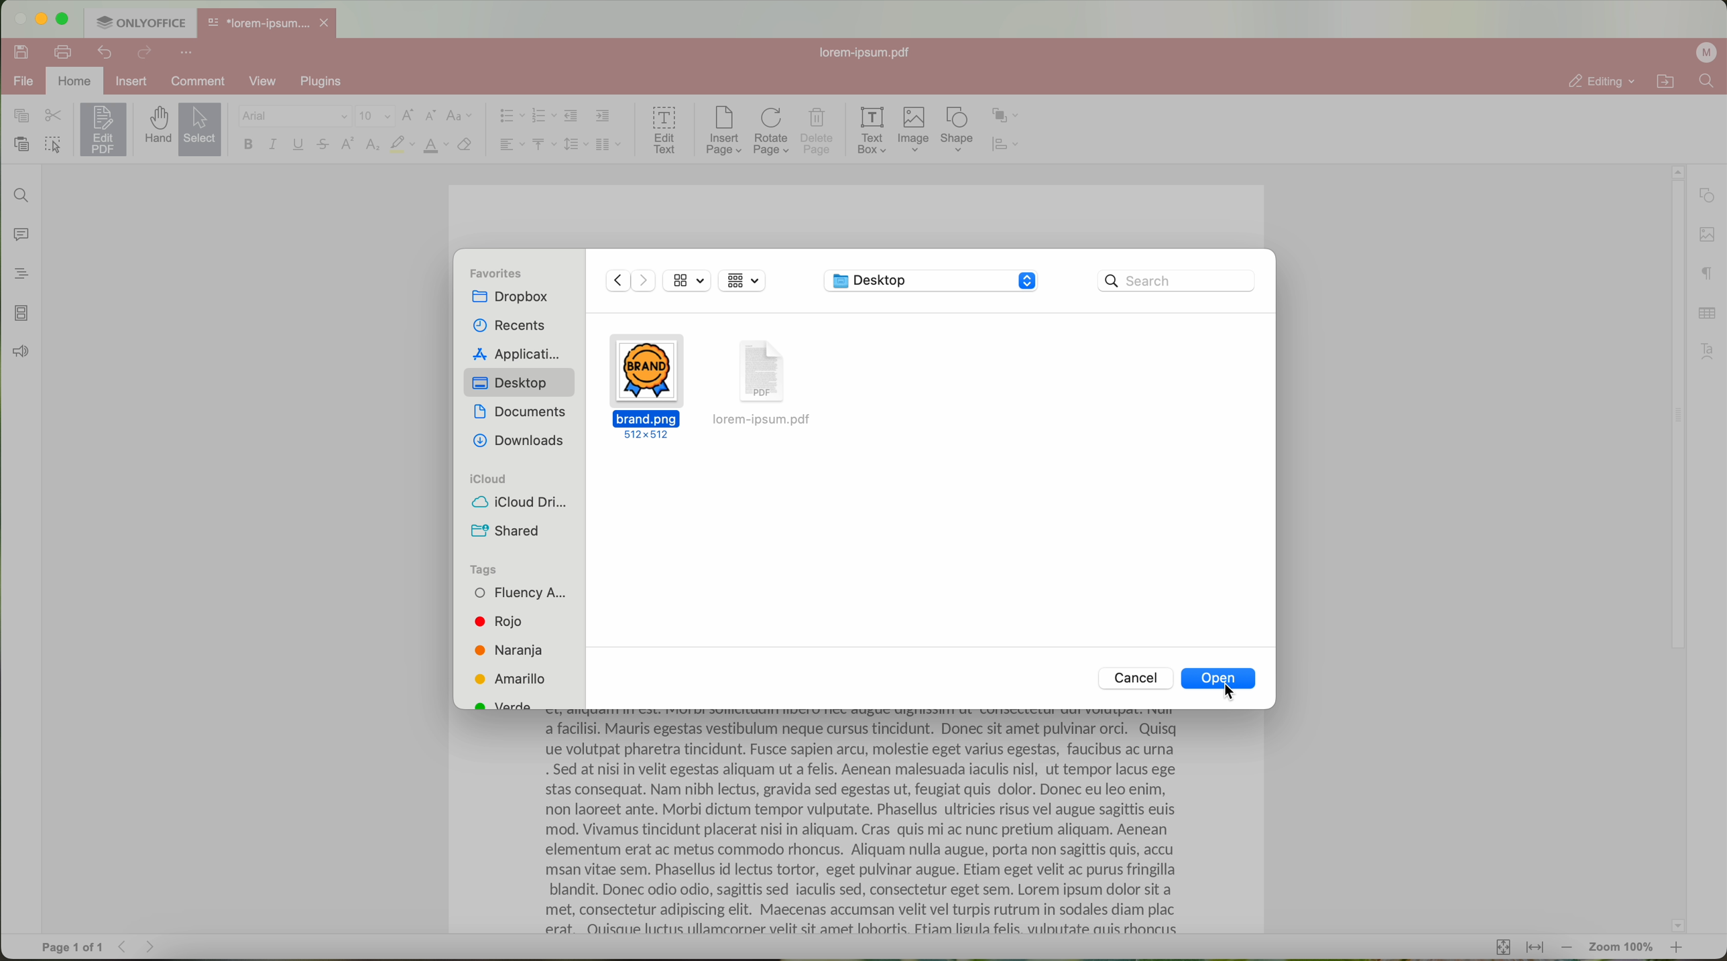  What do you see at coordinates (1600, 81) in the screenshot?
I see `editing` at bounding box center [1600, 81].